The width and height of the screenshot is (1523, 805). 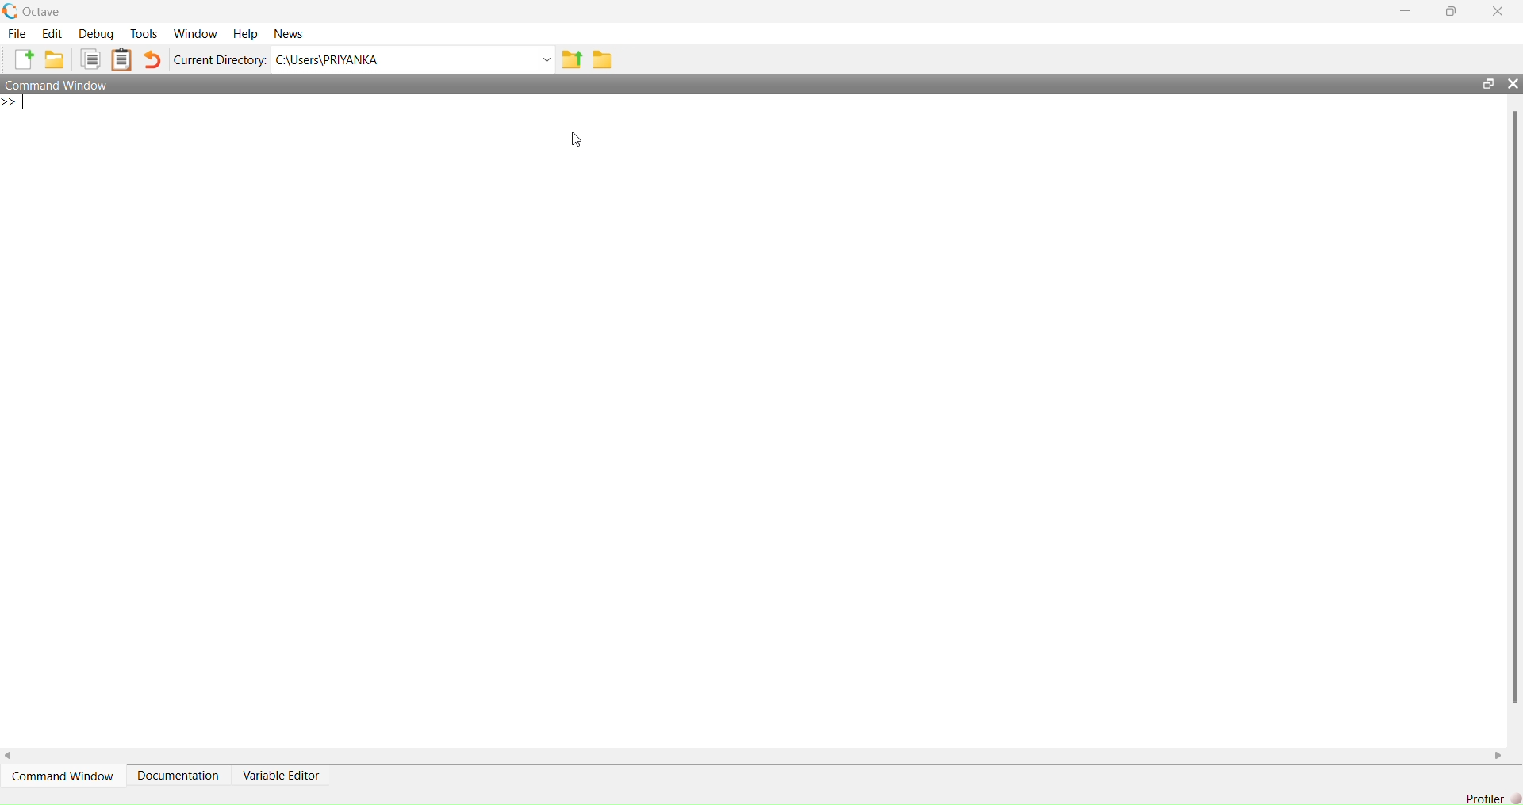 What do you see at coordinates (122, 59) in the screenshot?
I see `clip board` at bounding box center [122, 59].